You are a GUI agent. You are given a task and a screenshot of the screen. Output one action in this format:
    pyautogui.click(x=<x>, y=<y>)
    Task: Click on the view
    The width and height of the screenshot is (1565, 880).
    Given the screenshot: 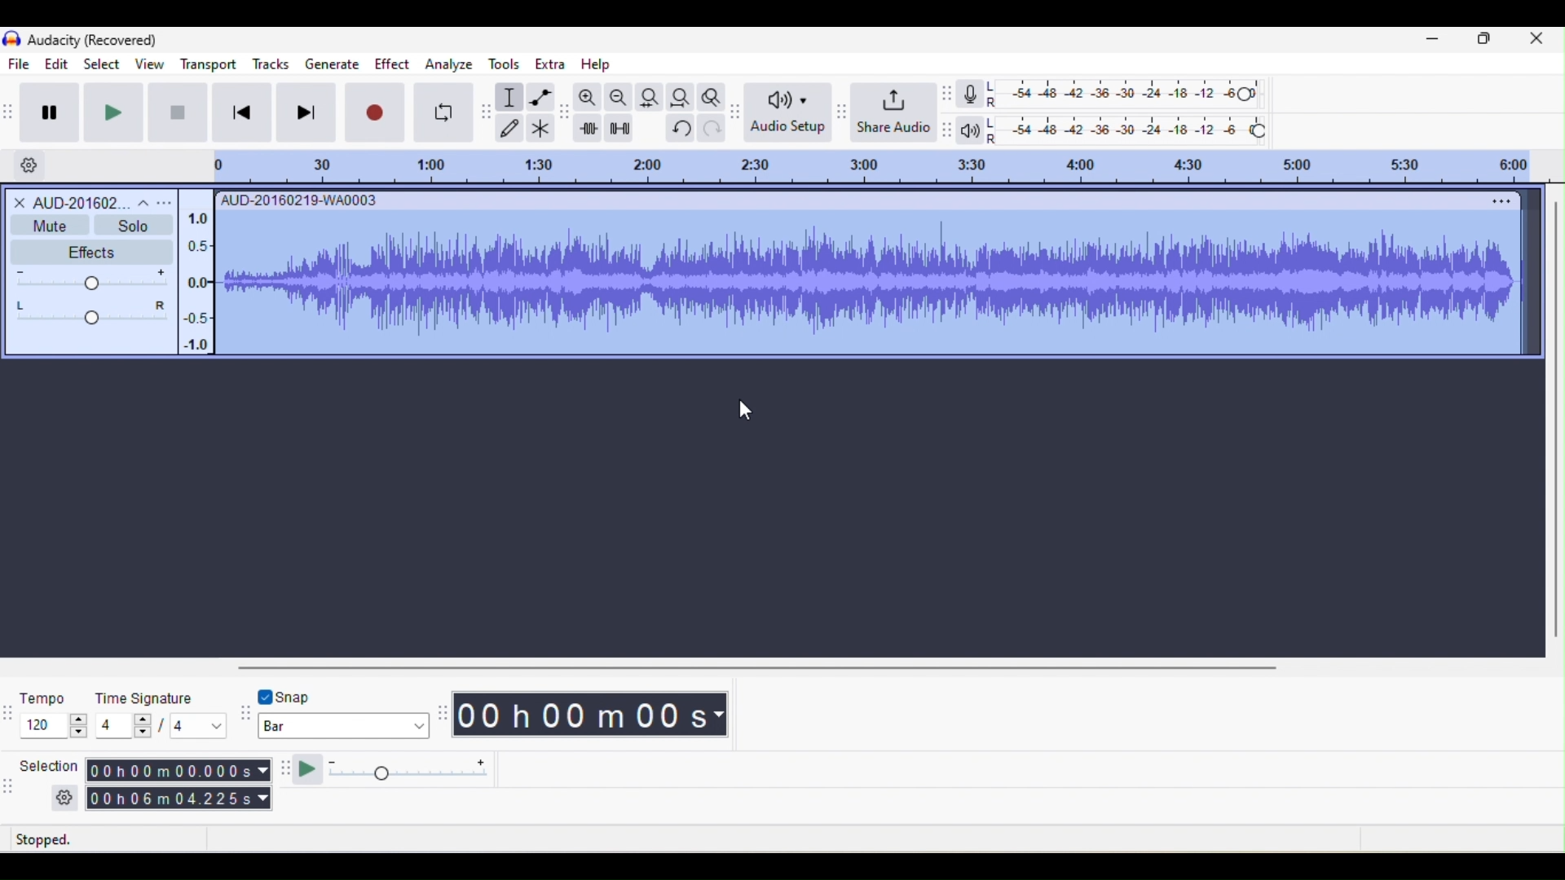 What is the action you would take?
    pyautogui.click(x=148, y=64)
    